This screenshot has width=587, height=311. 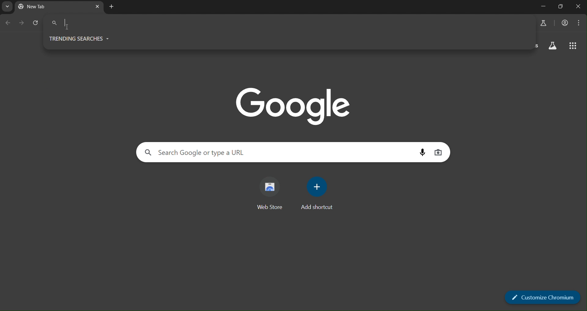 What do you see at coordinates (7, 7) in the screenshot?
I see `search tabs` at bounding box center [7, 7].